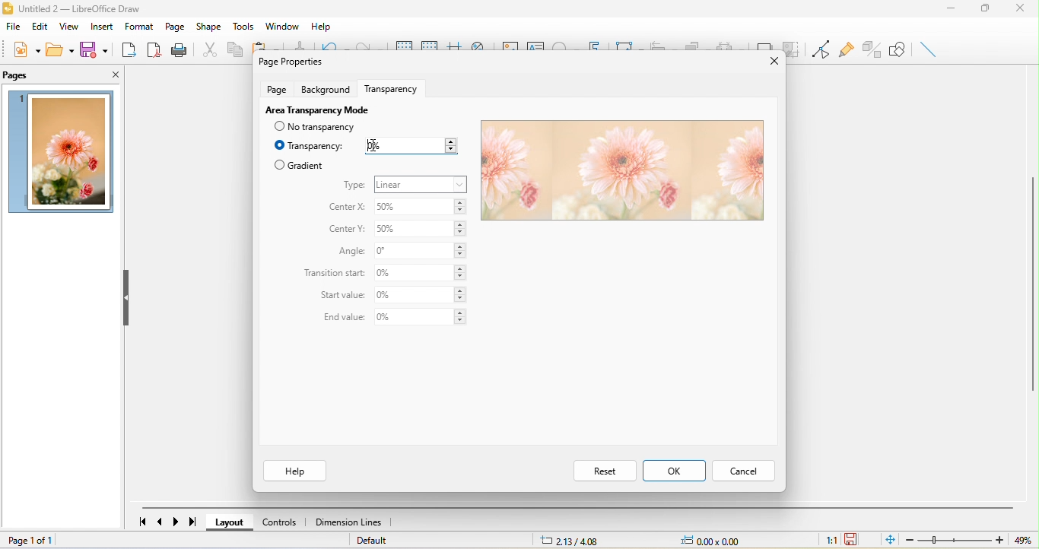 The height and width of the screenshot is (549, 1039). I want to click on cursor movement, so click(376, 144).